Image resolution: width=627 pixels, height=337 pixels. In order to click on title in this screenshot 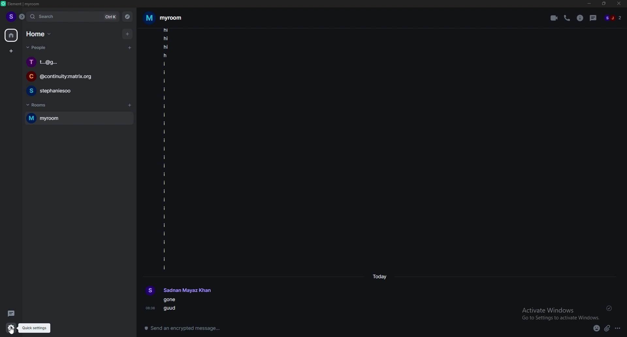, I will do `click(24, 4)`.